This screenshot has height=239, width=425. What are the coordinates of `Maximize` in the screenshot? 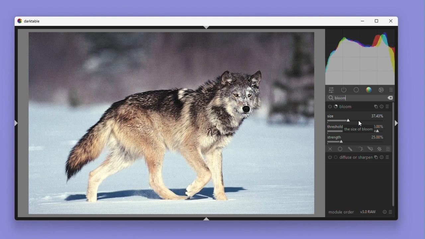 It's located at (375, 21).